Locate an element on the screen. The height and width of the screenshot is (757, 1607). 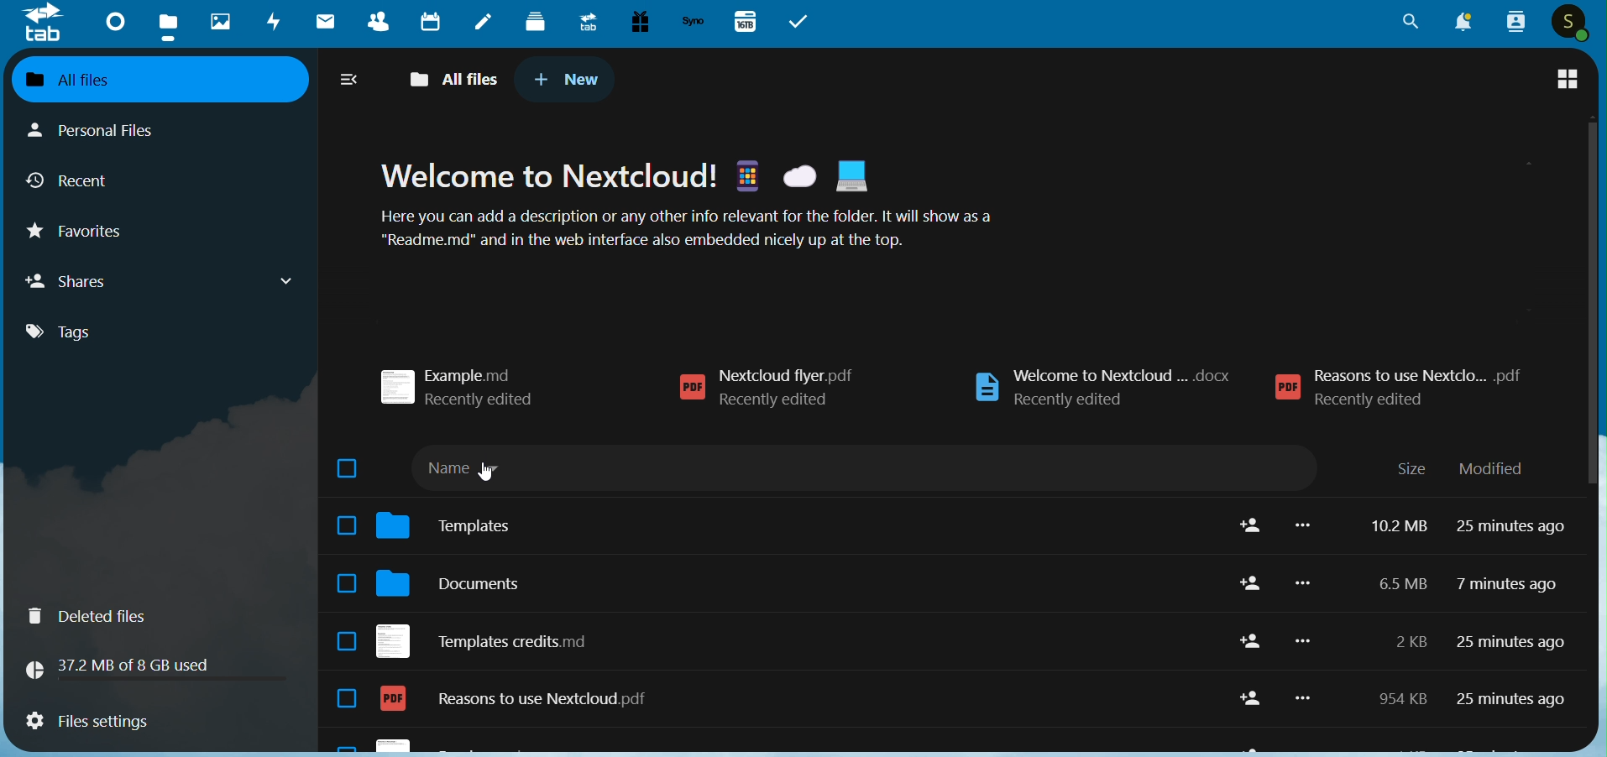
167B is located at coordinates (744, 20).